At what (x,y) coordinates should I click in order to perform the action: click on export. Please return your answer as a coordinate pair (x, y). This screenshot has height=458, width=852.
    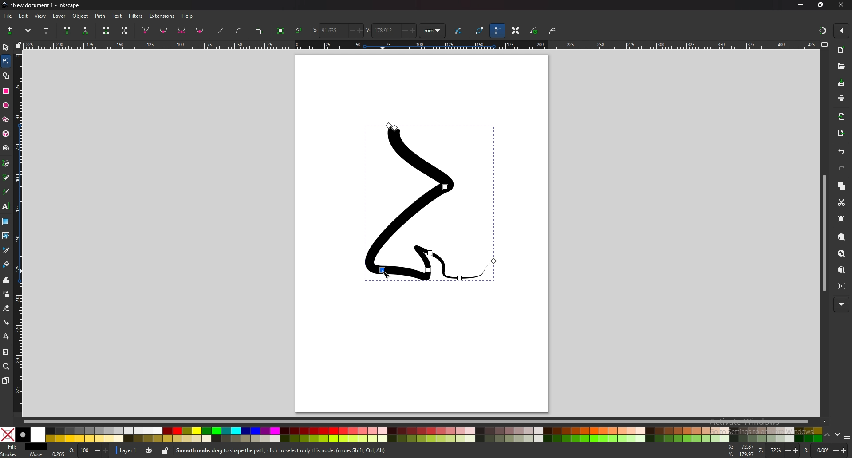
    Looking at the image, I should click on (840, 133).